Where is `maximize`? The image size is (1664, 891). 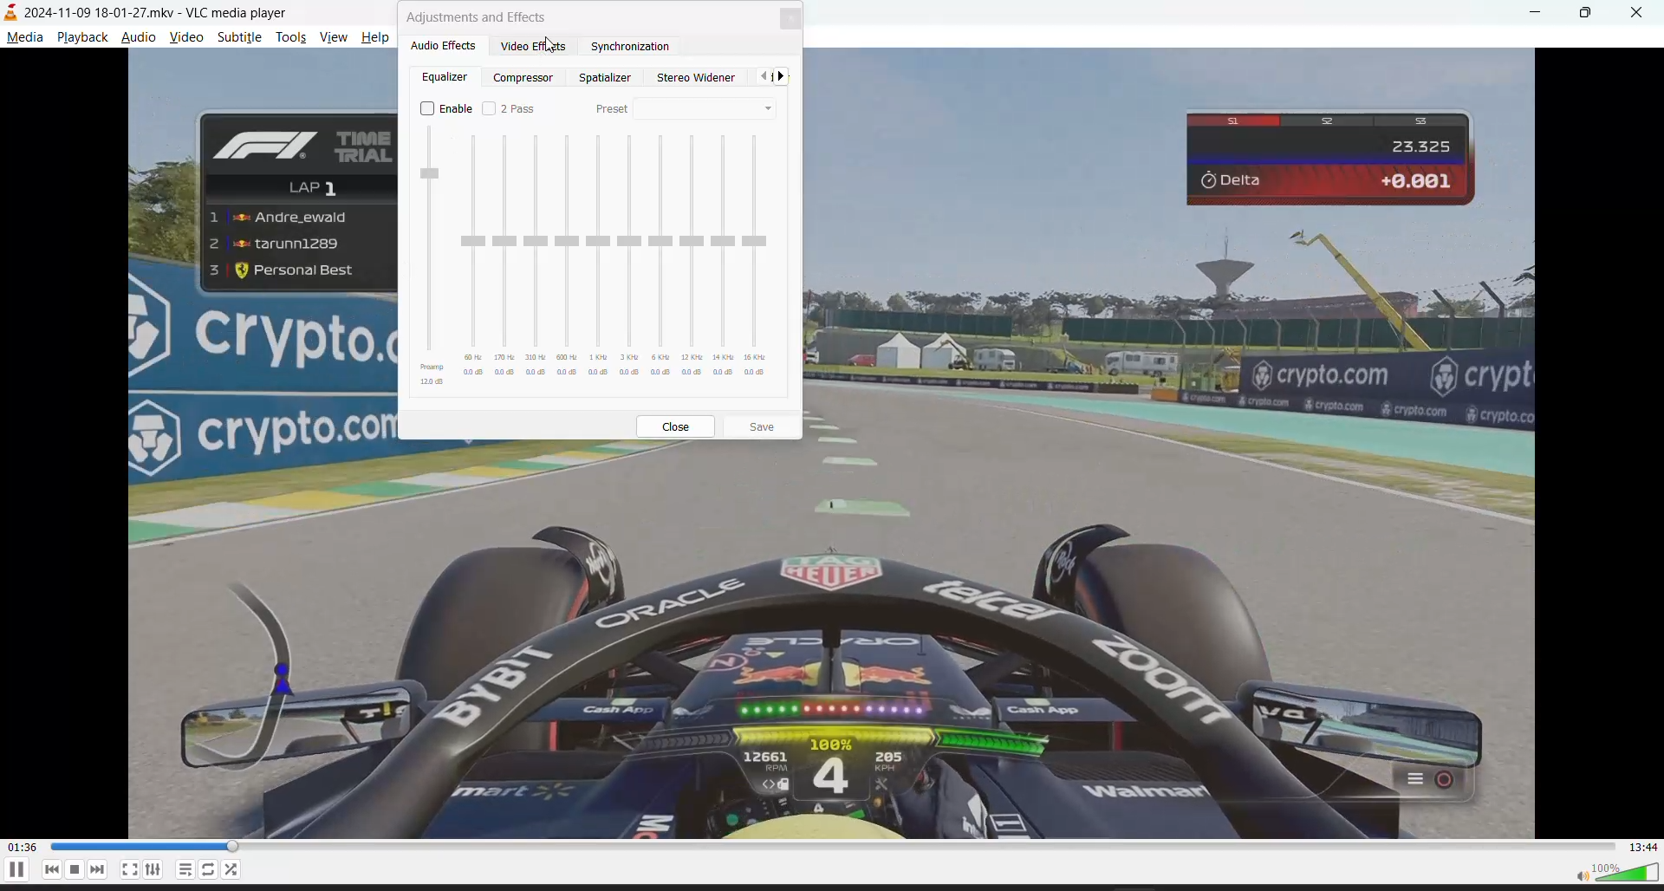
maximize is located at coordinates (1587, 11).